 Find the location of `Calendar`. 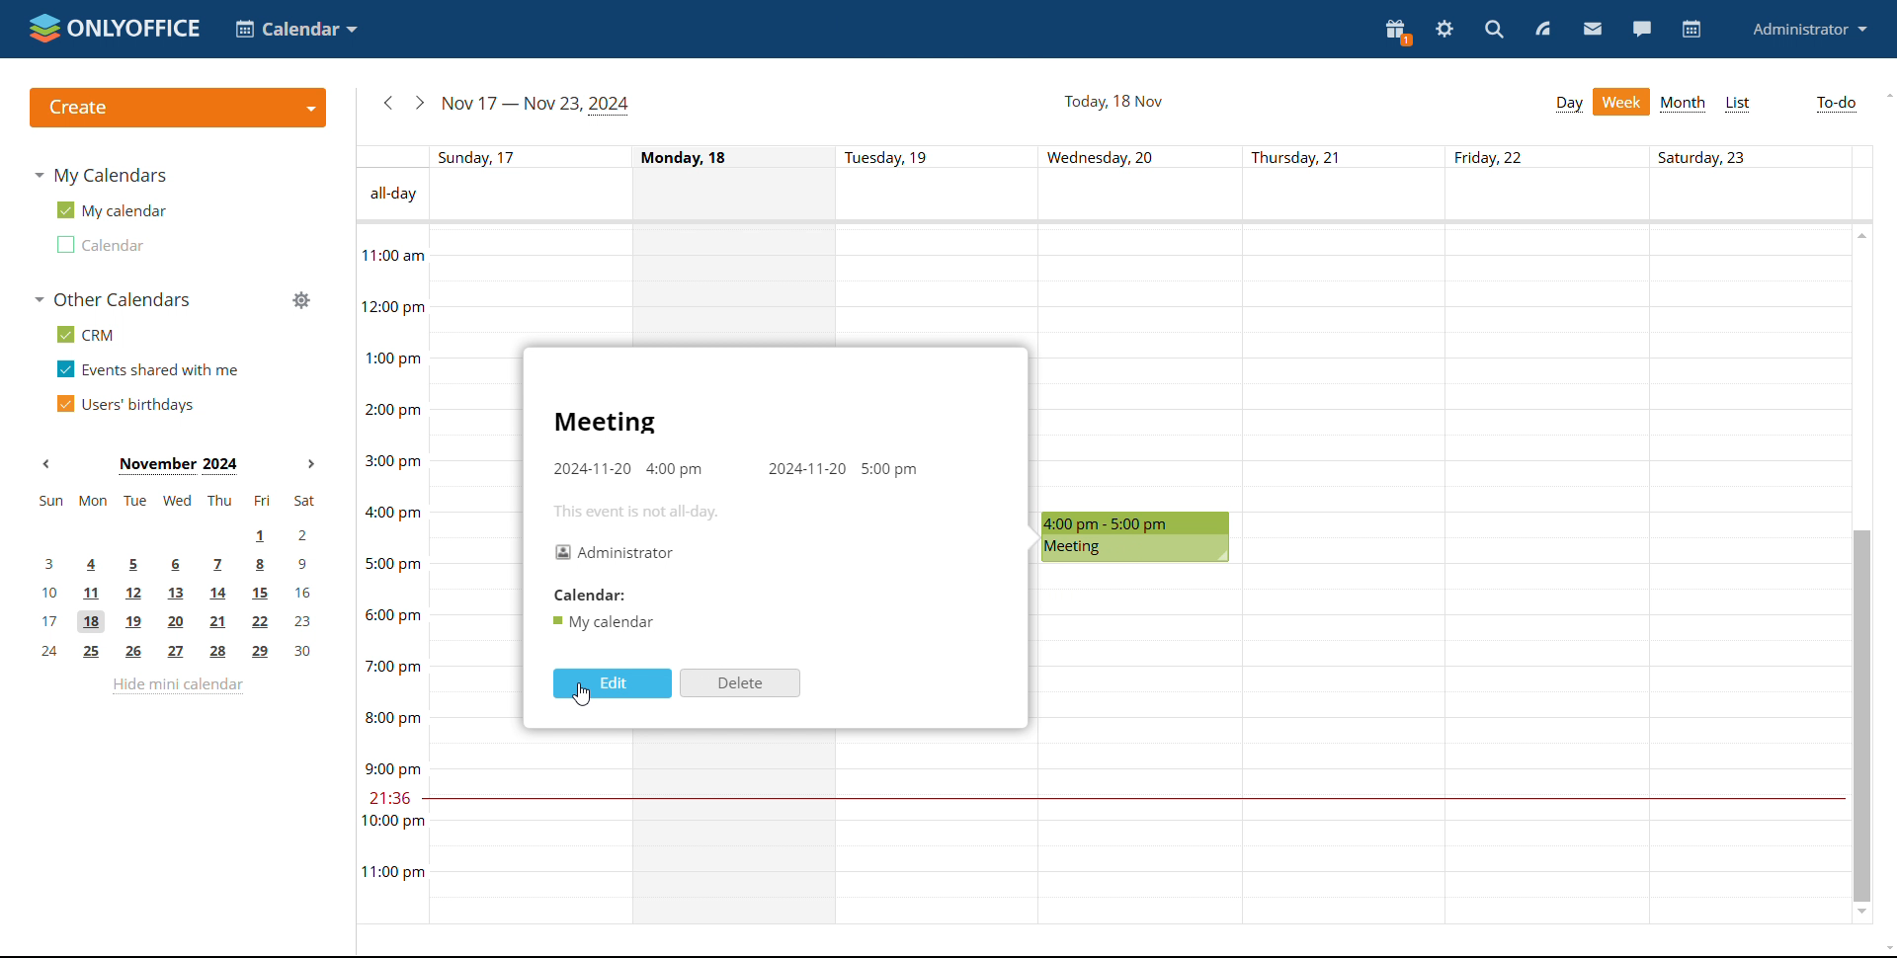

Calendar is located at coordinates (586, 596).